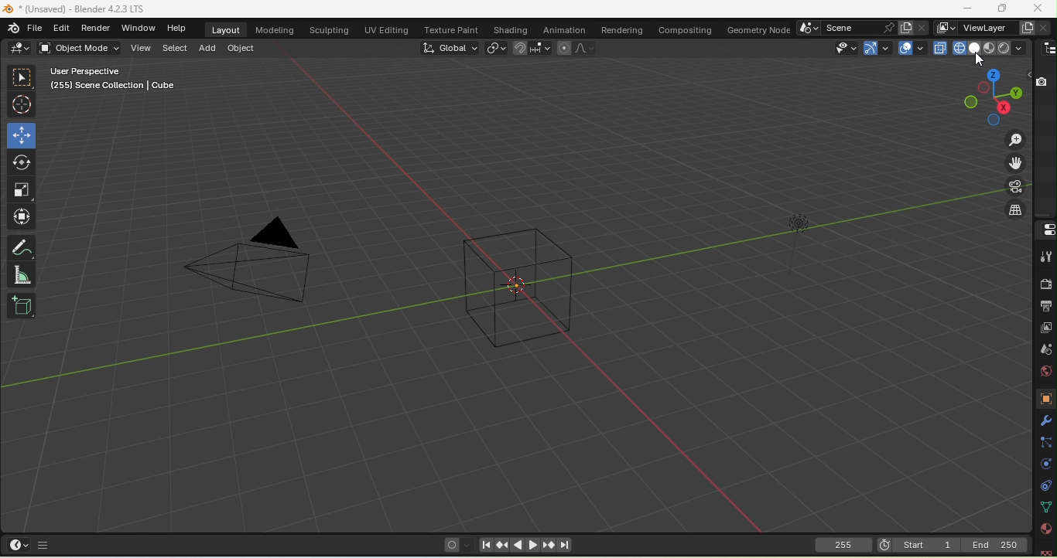 The width and height of the screenshot is (1057, 558). What do you see at coordinates (1012, 211) in the screenshot?
I see `Switch the current view from perspective/orthographic projection` at bounding box center [1012, 211].